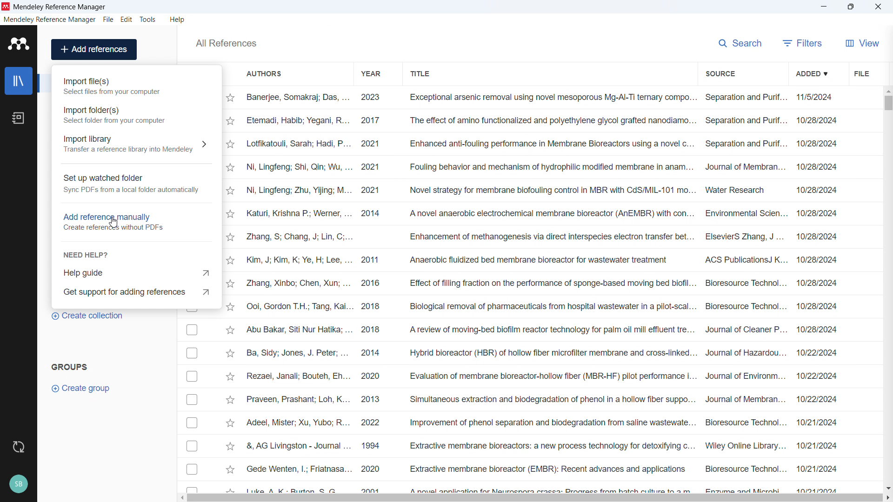 Image resolution: width=893 pixels, height=502 pixels. I want to click on Logo , so click(19, 44).